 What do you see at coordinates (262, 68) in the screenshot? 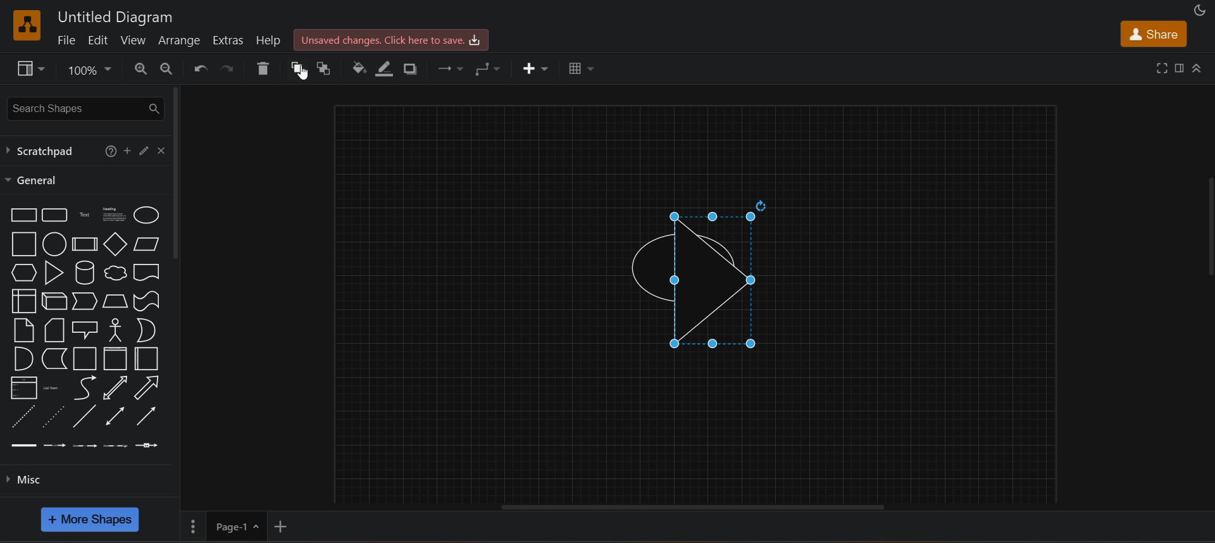
I see `delete` at bounding box center [262, 68].